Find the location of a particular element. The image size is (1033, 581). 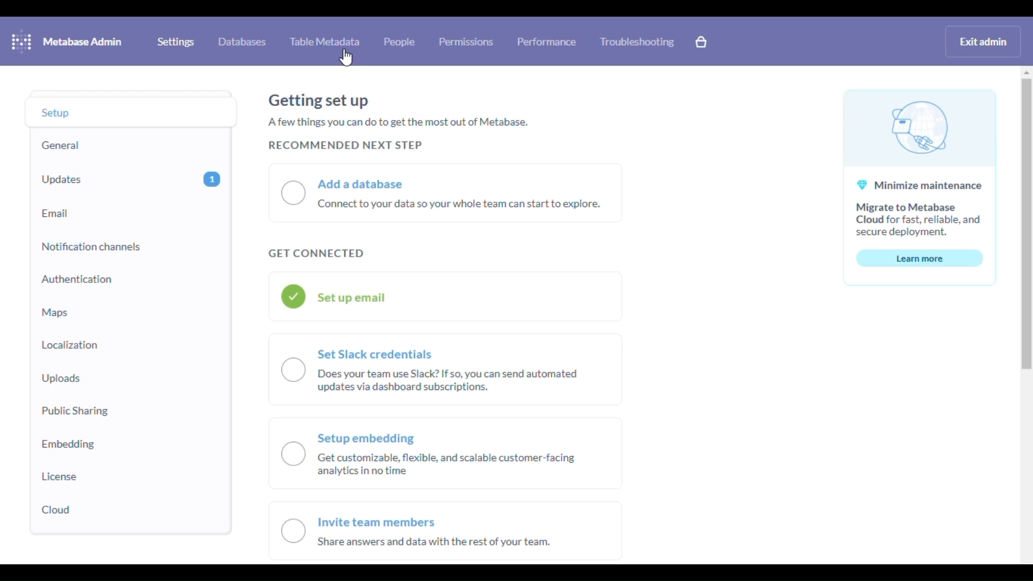

a few things you can do to get the most out of metabase. is located at coordinates (399, 122).